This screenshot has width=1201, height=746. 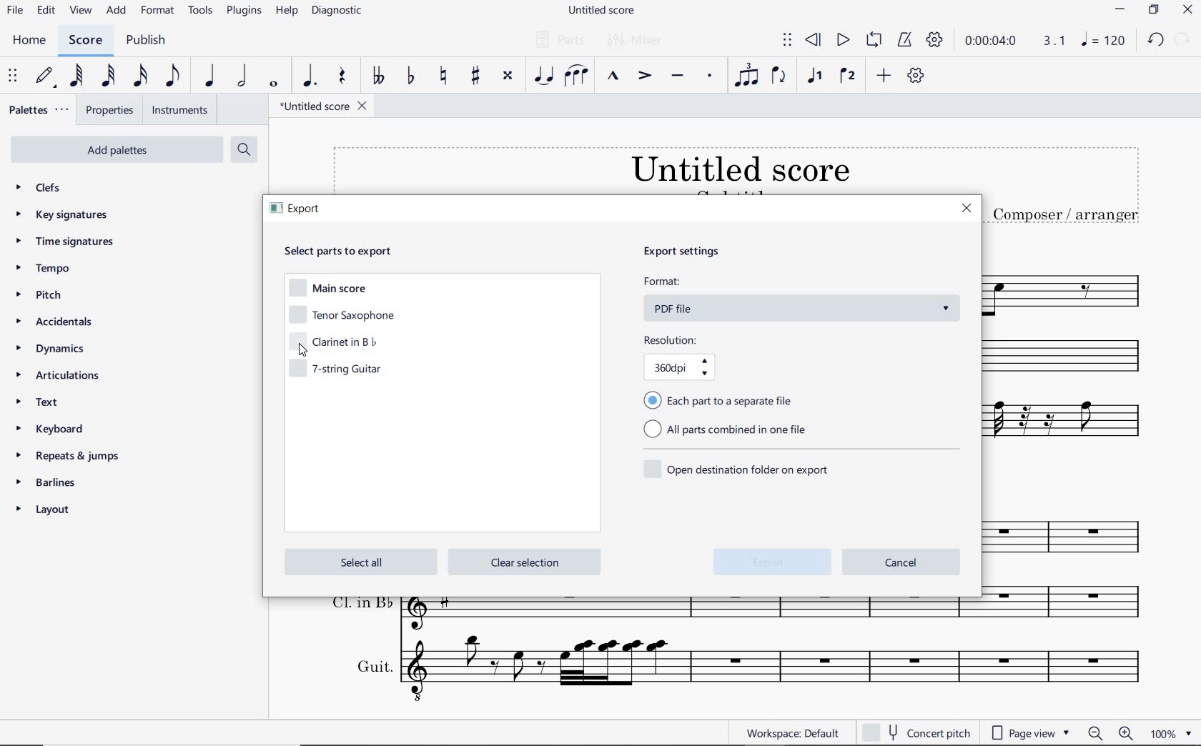 I want to click on EDIT, so click(x=46, y=11).